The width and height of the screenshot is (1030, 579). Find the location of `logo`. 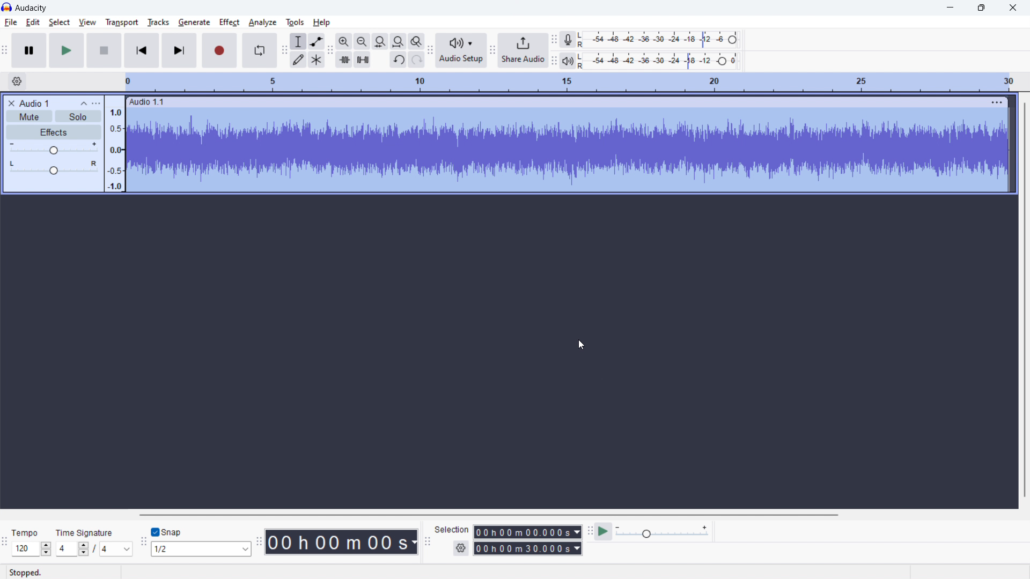

logo is located at coordinates (6, 8).